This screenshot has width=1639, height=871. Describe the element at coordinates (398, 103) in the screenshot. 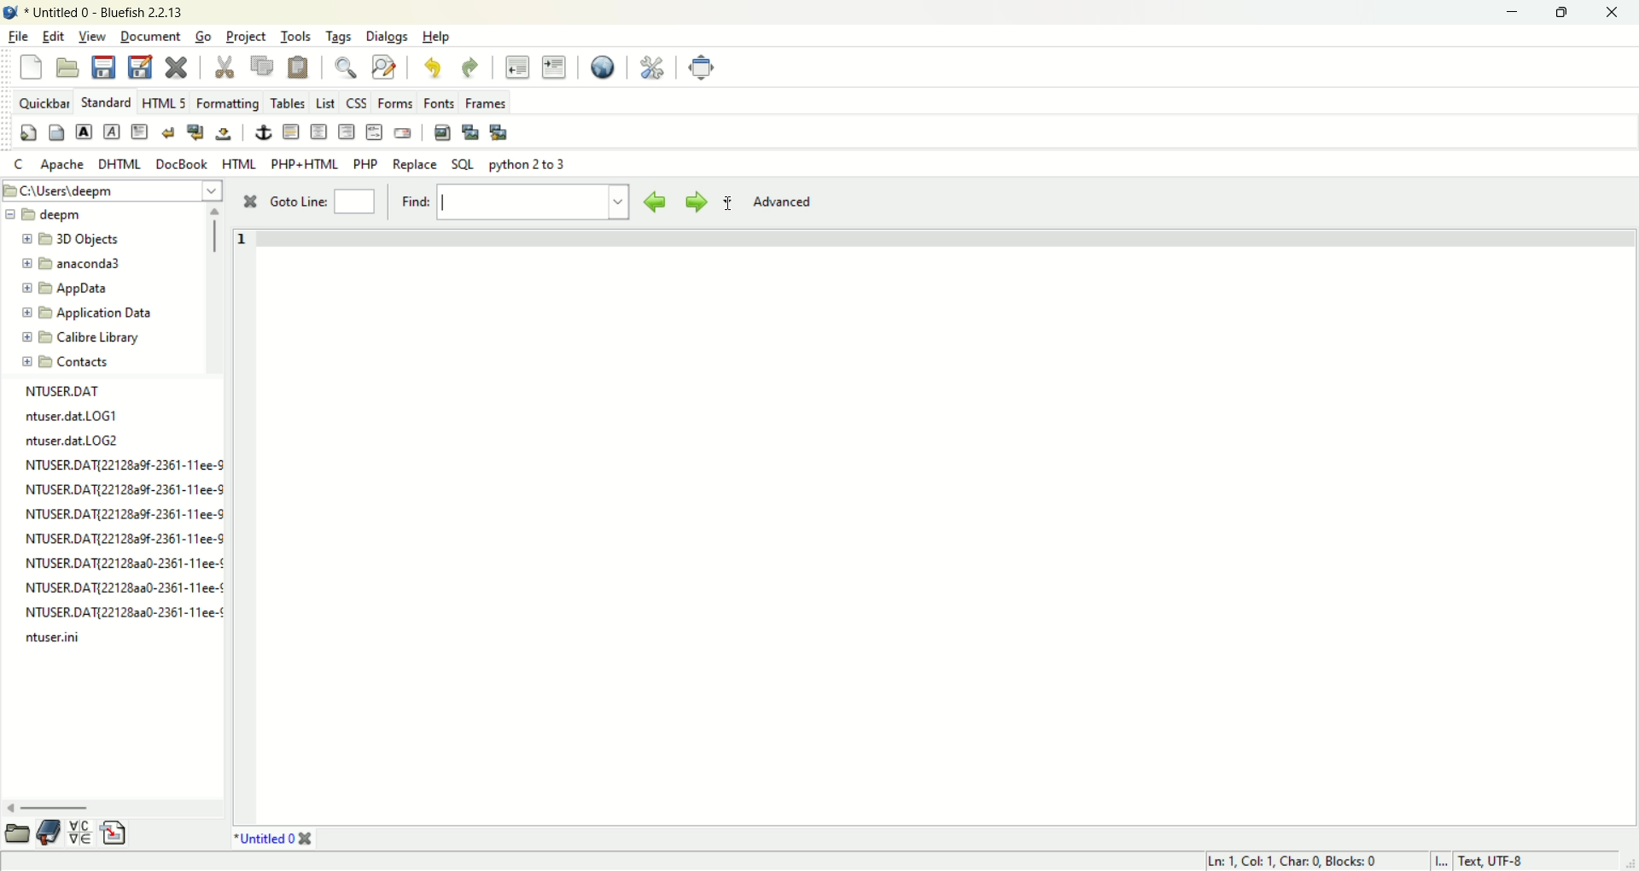

I see `forms` at that location.